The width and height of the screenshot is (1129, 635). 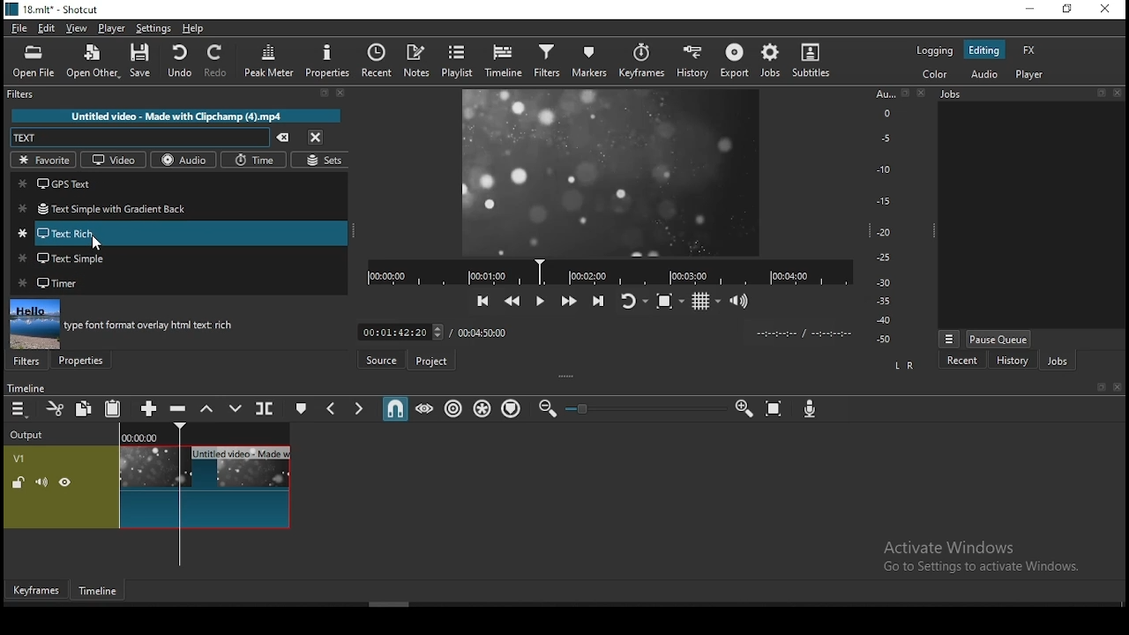 I want to click on save, so click(x=140, y=60).